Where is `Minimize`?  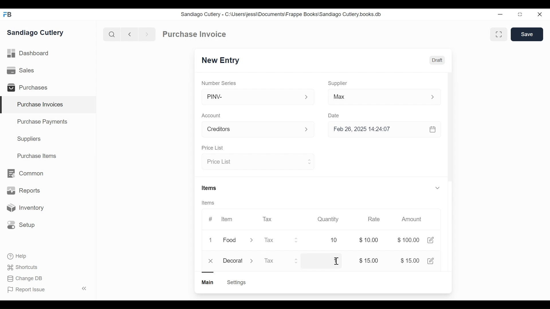 Minimize is located at coordinates (499, 15).